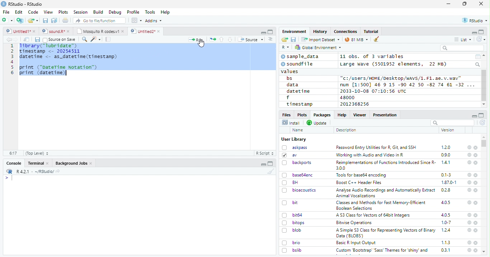  I want to click on Save all the open documents, so click(55, 21).